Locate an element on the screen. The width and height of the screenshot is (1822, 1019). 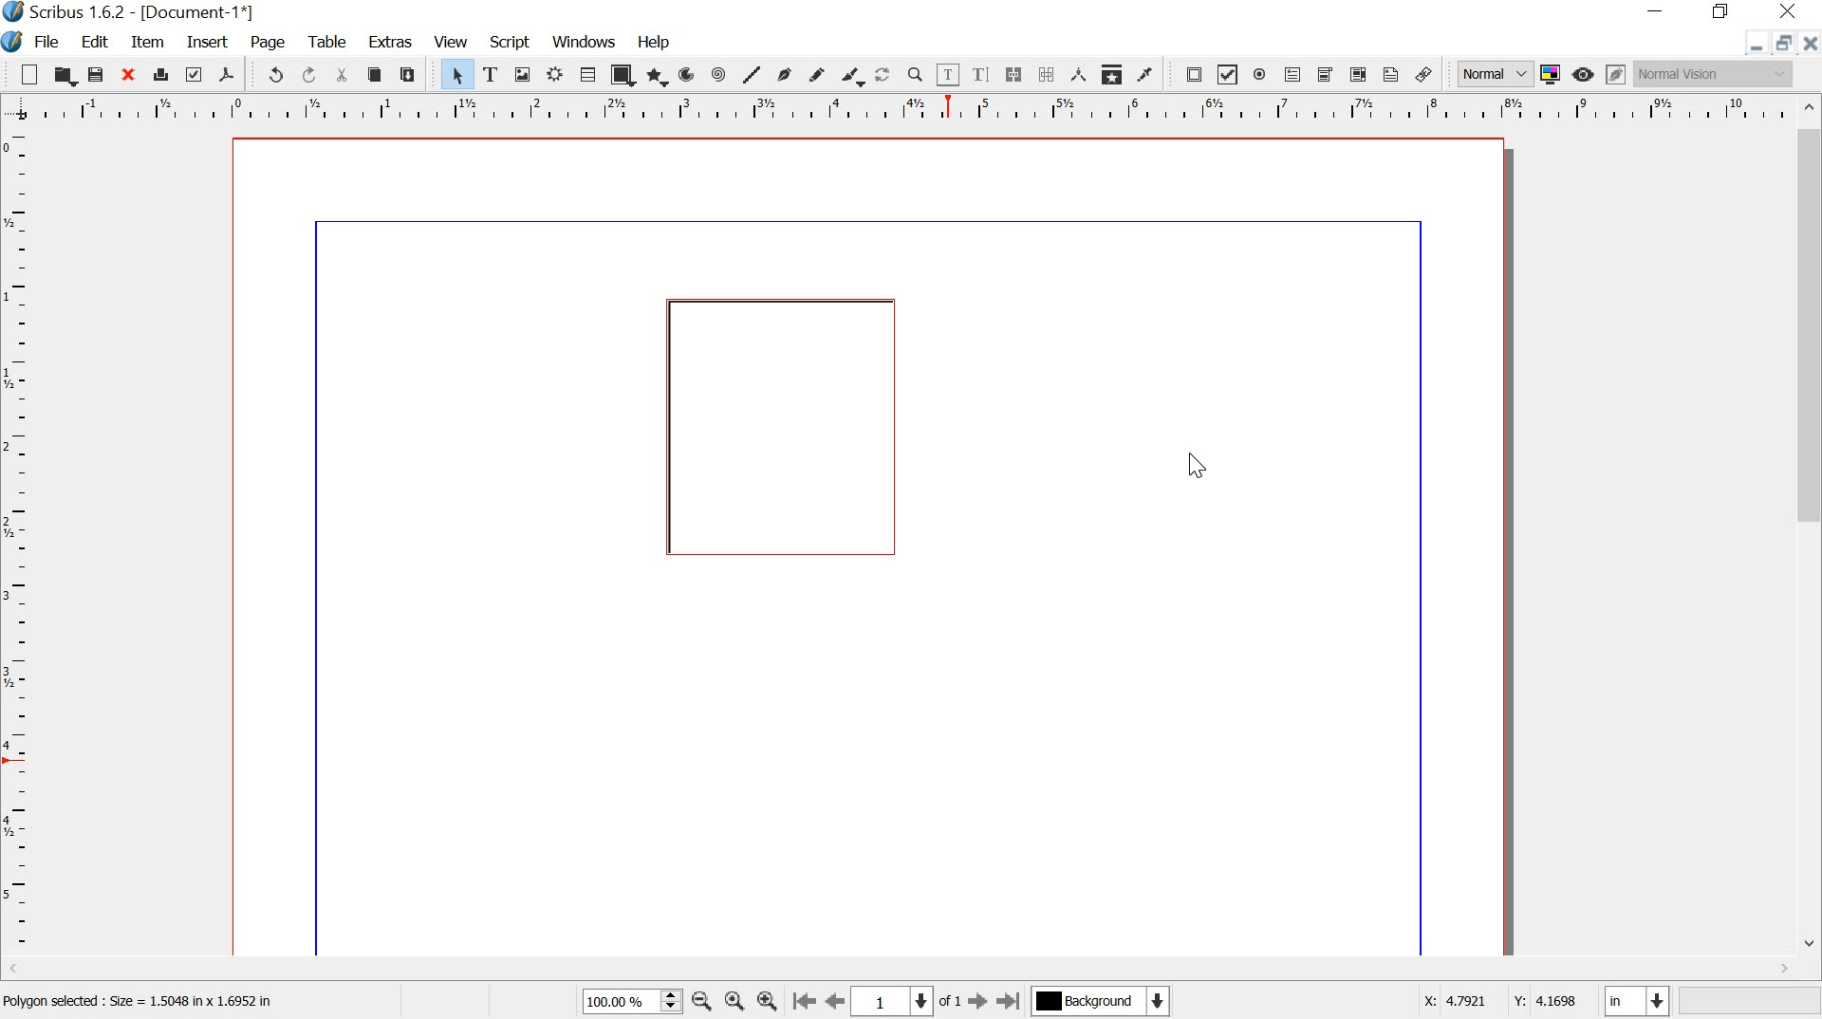
item is located at coordinates (150, 43).